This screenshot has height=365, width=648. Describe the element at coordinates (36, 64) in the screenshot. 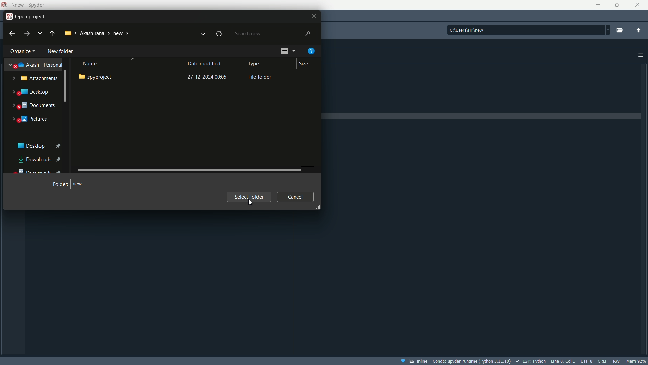

I see `akash personal` at that location.